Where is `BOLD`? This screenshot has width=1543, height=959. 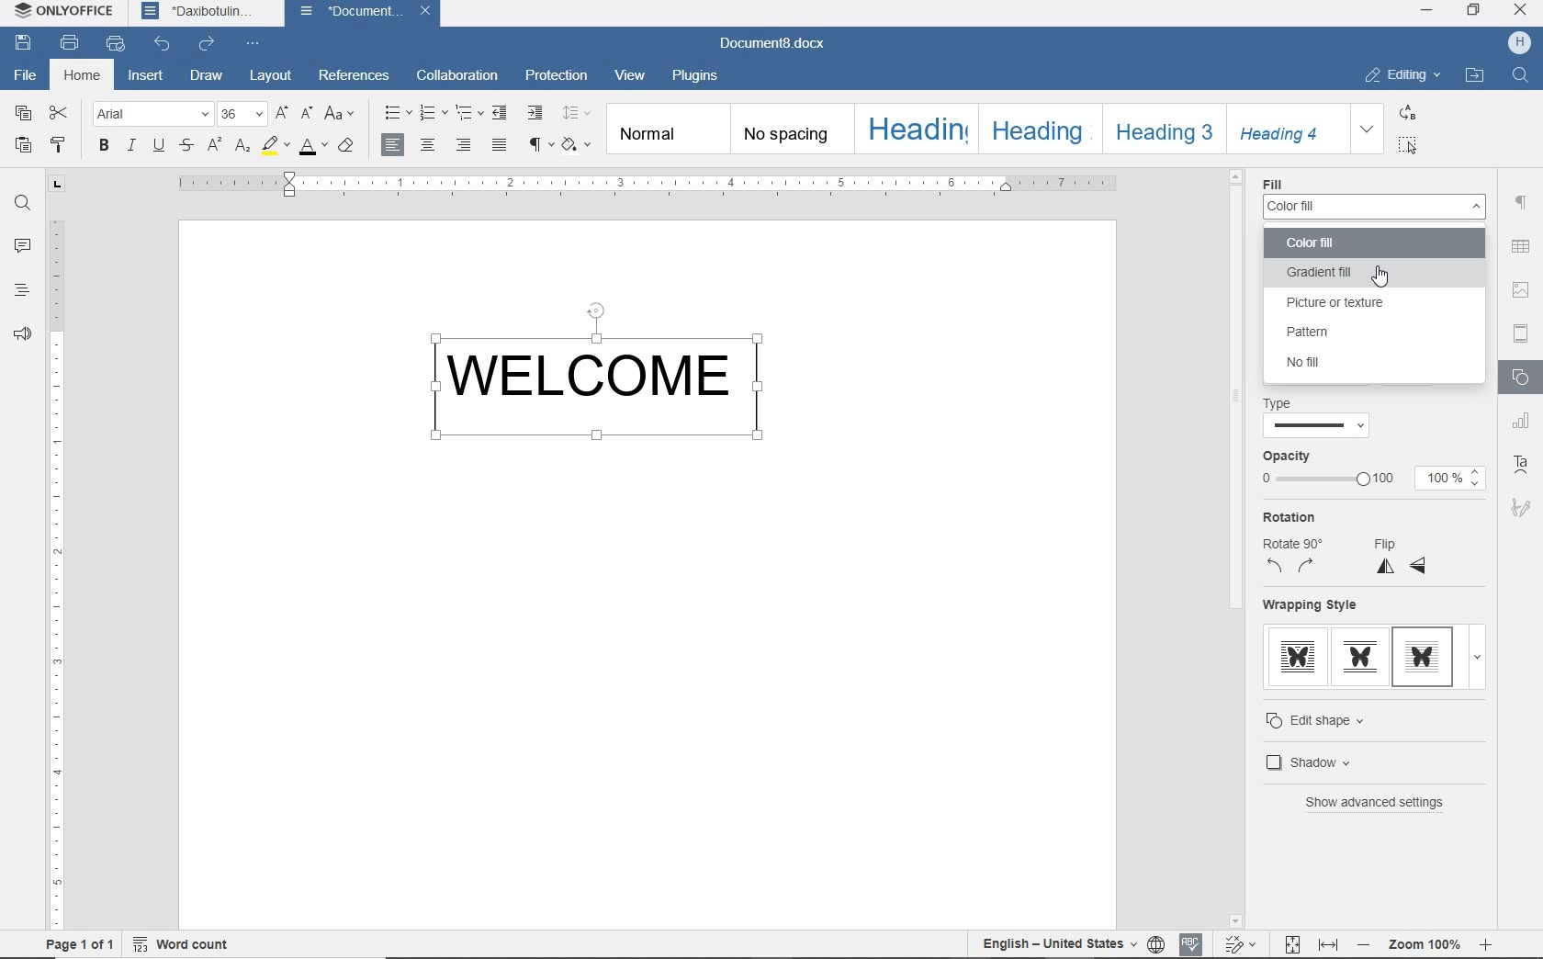 BOLD is located at coordinates (104, 144).